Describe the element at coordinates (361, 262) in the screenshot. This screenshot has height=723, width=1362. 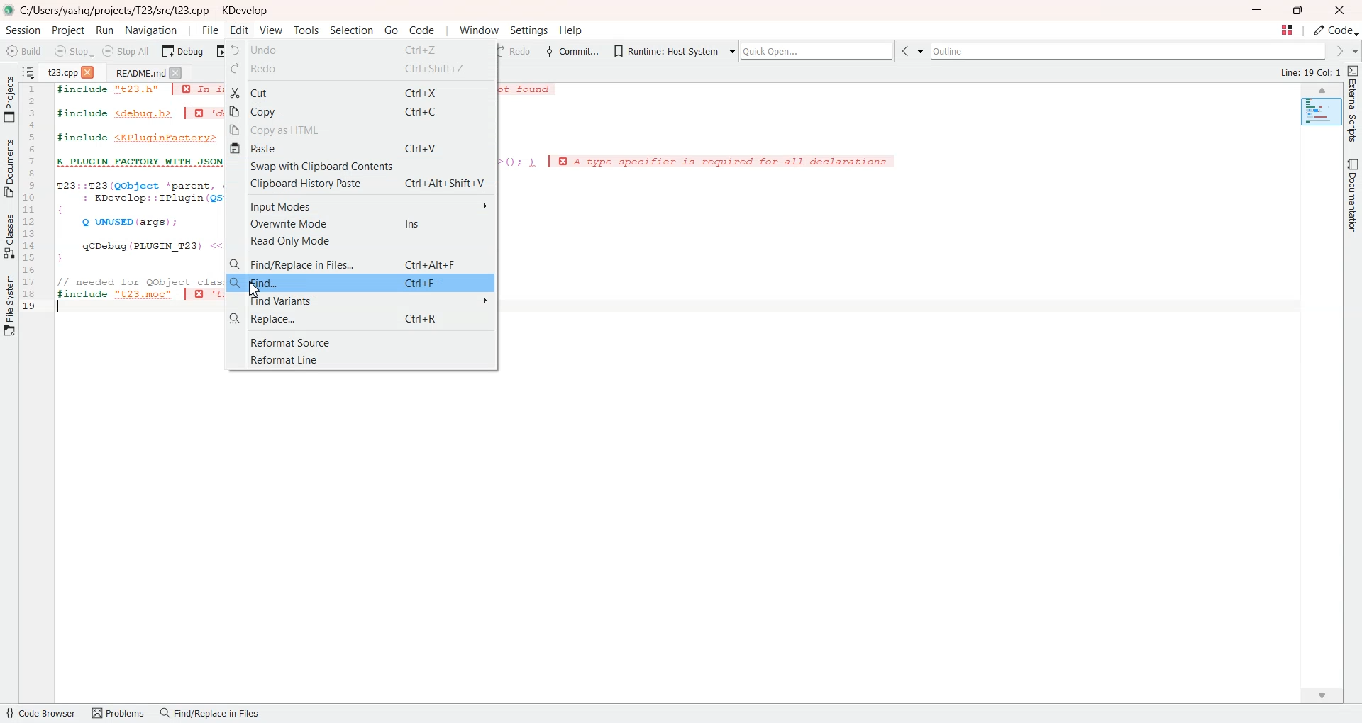
I see `Find/Replace in files` at that location.